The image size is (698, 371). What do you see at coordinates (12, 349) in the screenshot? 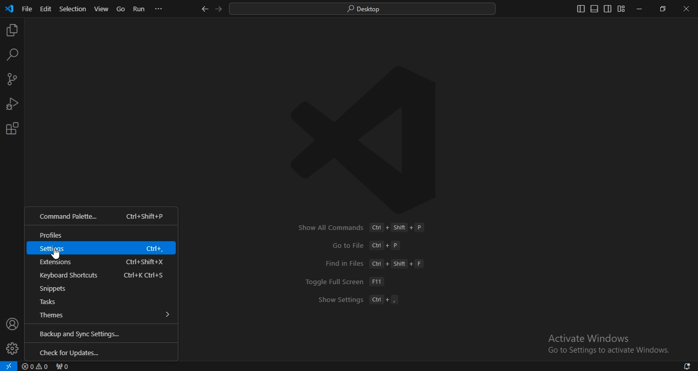
I see `profile` at bounding box center [12, 349].